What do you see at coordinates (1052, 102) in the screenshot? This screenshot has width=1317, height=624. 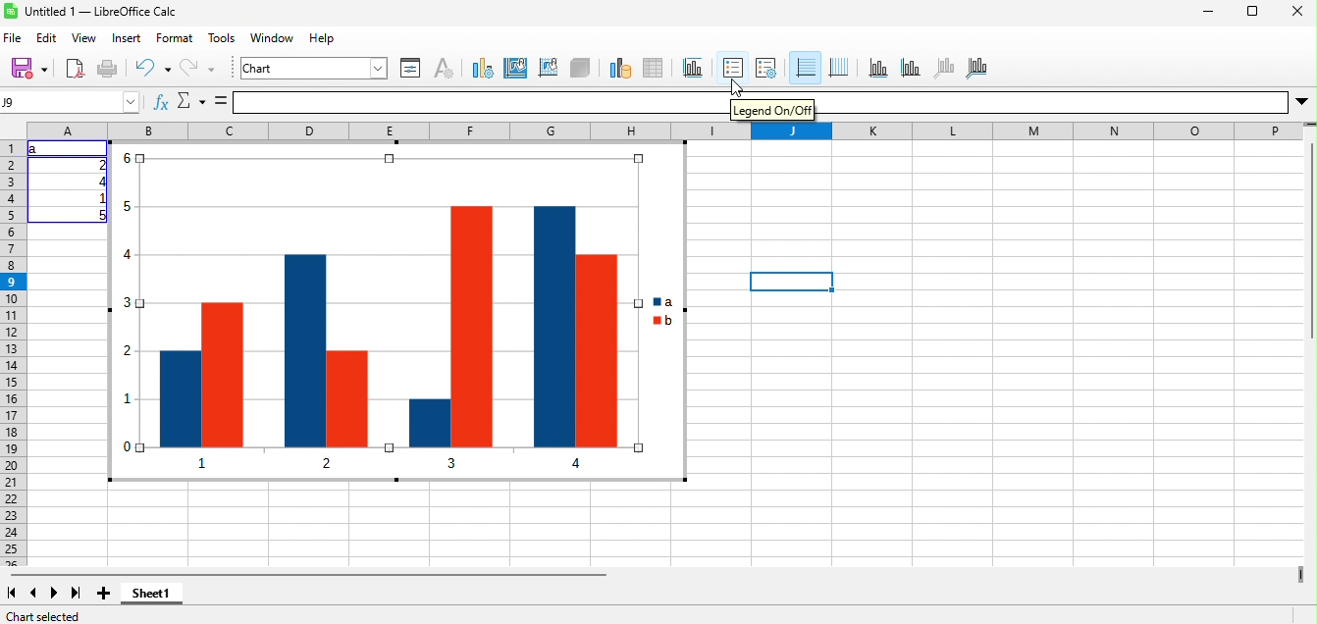 I see `` at bounding box center [1052, 102].